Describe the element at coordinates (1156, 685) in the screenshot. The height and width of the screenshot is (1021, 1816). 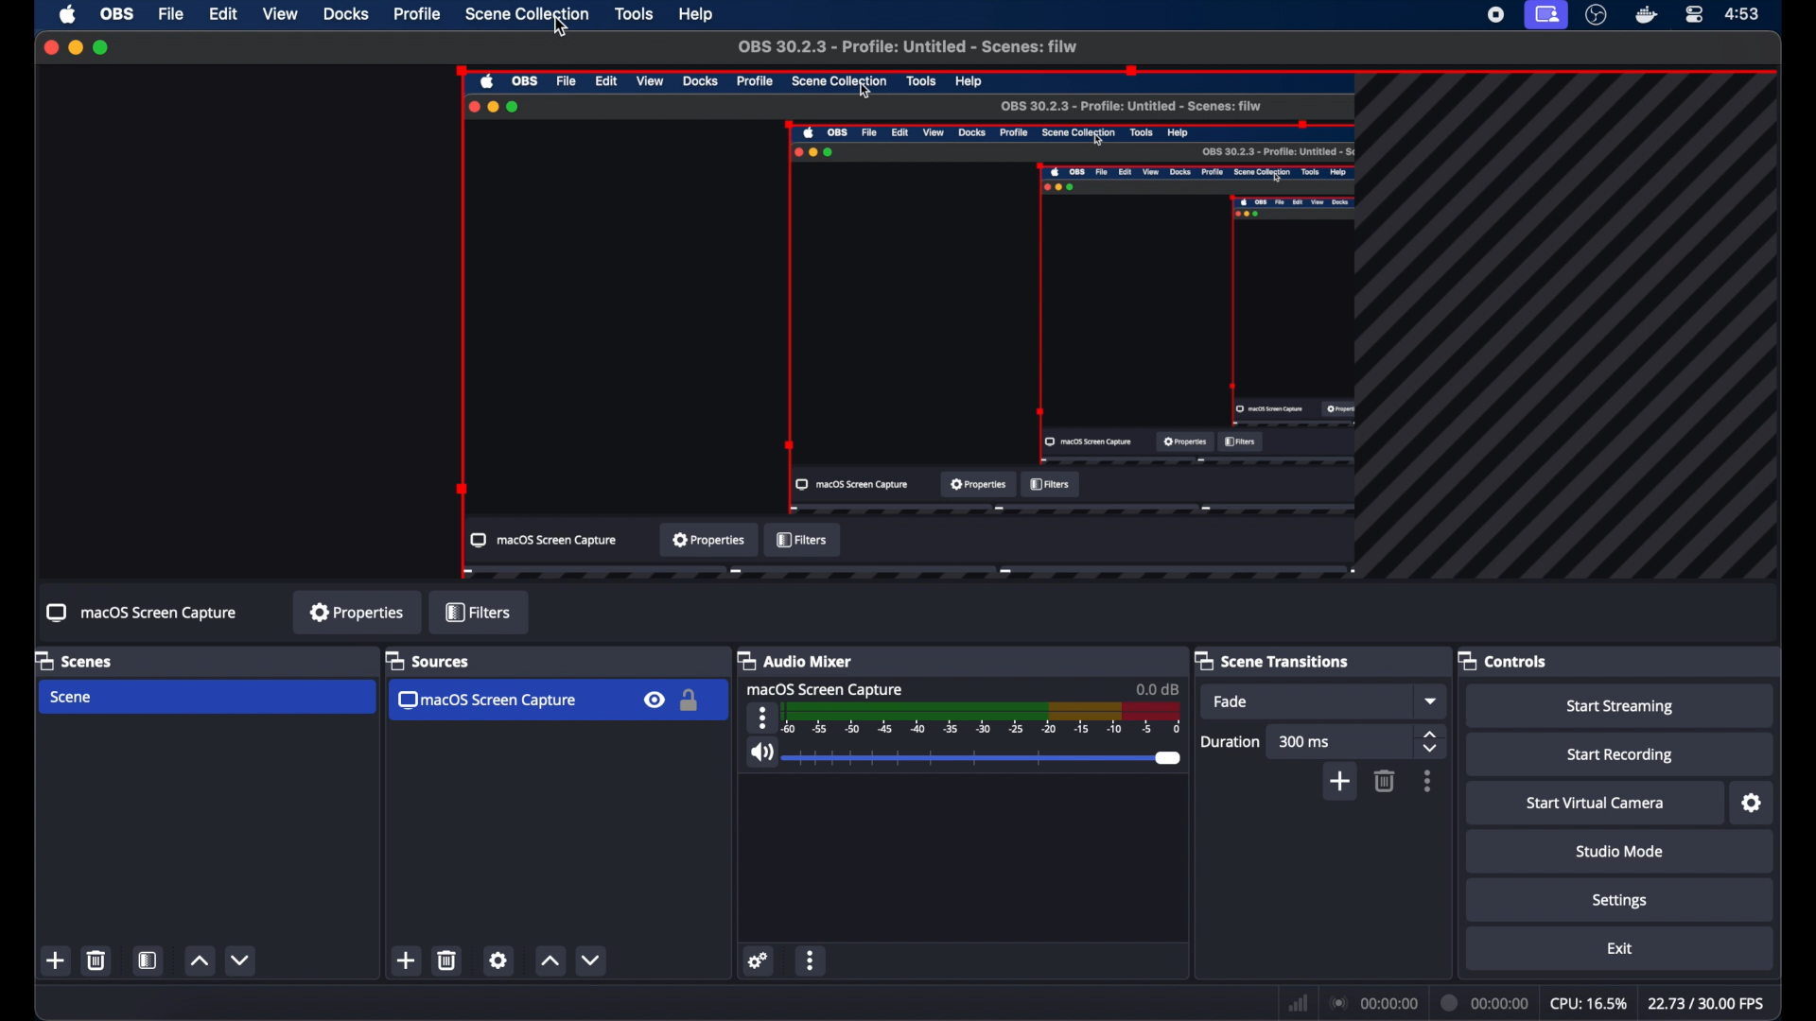
I see `0.00 db` at that location.